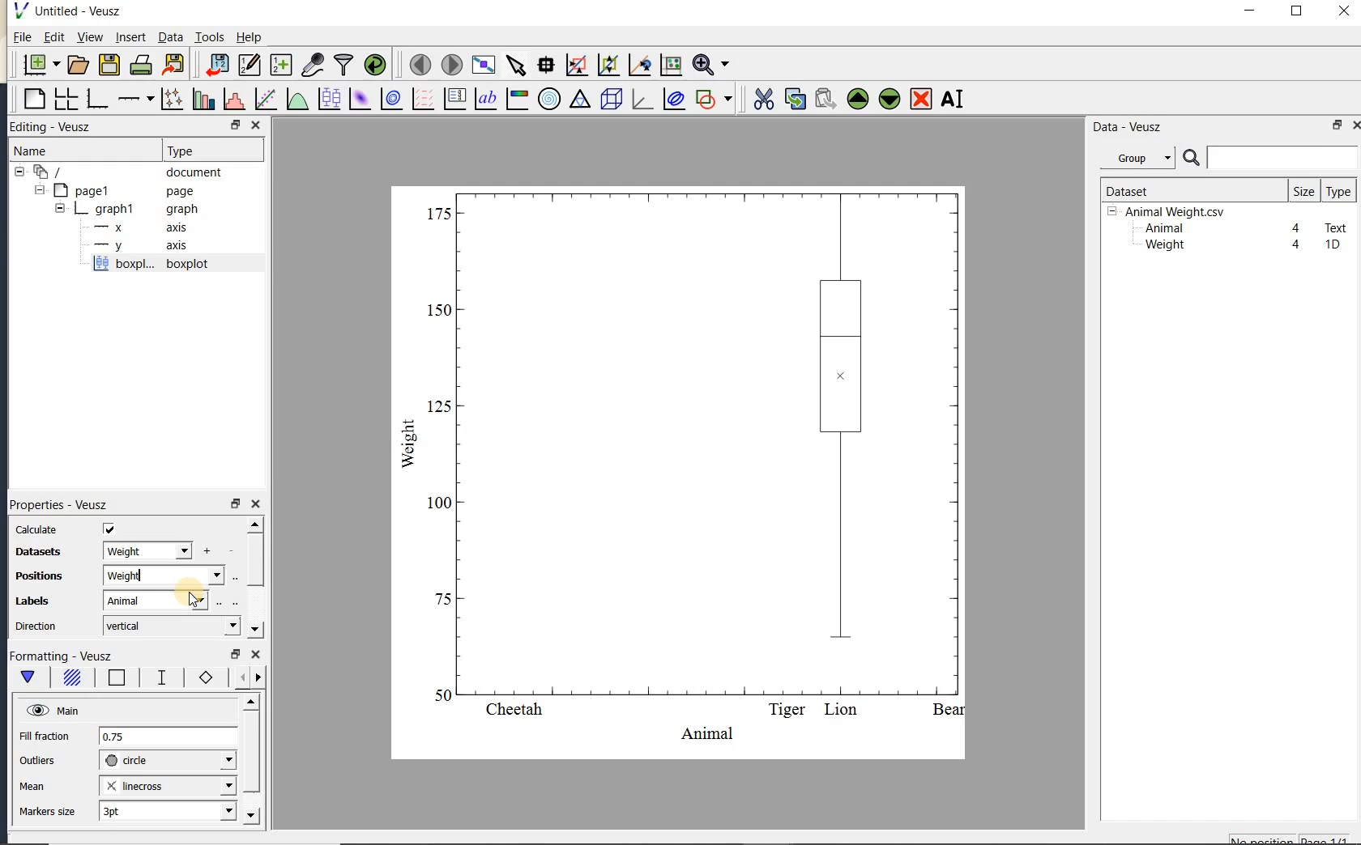 The height and width of the screenshot is (845, 1361). Describe the element at coordinates (517, 99) in the screenshot. I see `image color bar` at that location.